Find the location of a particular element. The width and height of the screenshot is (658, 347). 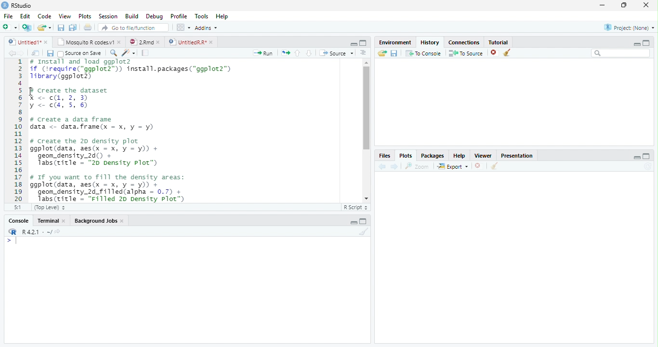

close is located at coordinates (123, 222).